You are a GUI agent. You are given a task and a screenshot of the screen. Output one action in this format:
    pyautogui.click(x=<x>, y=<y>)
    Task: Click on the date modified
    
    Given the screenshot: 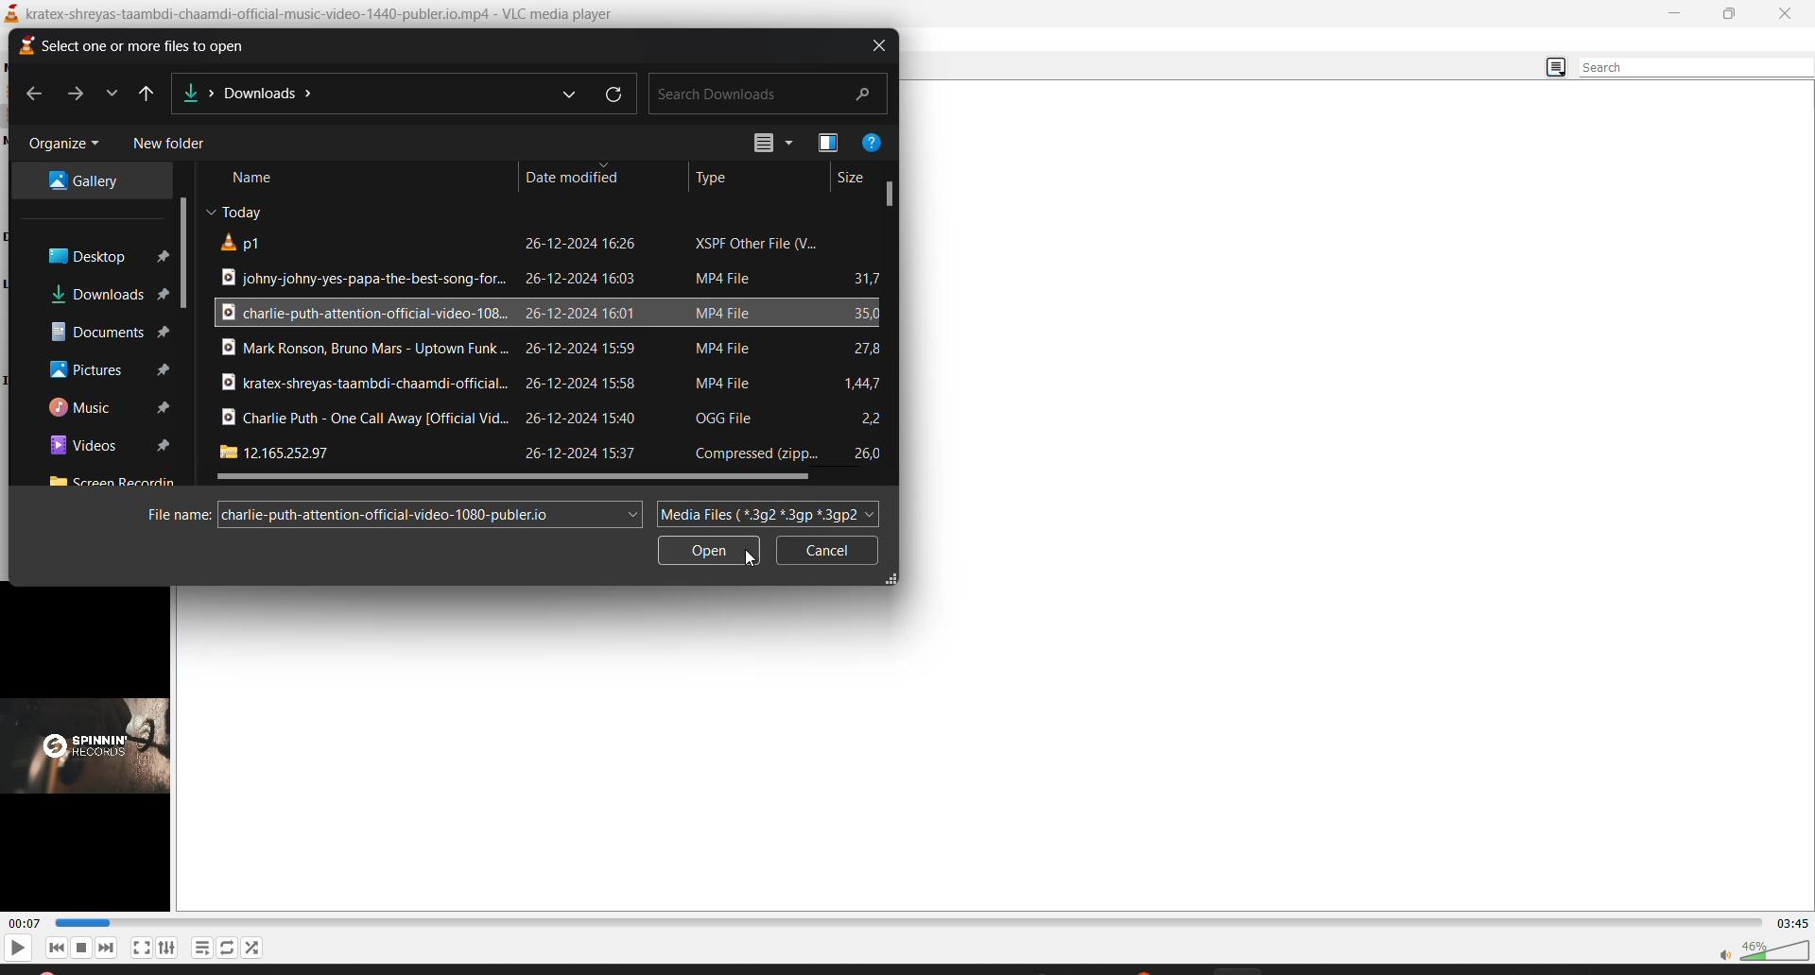 What is the action you would take?
    pyautogui.click(x=591, y=346)
    